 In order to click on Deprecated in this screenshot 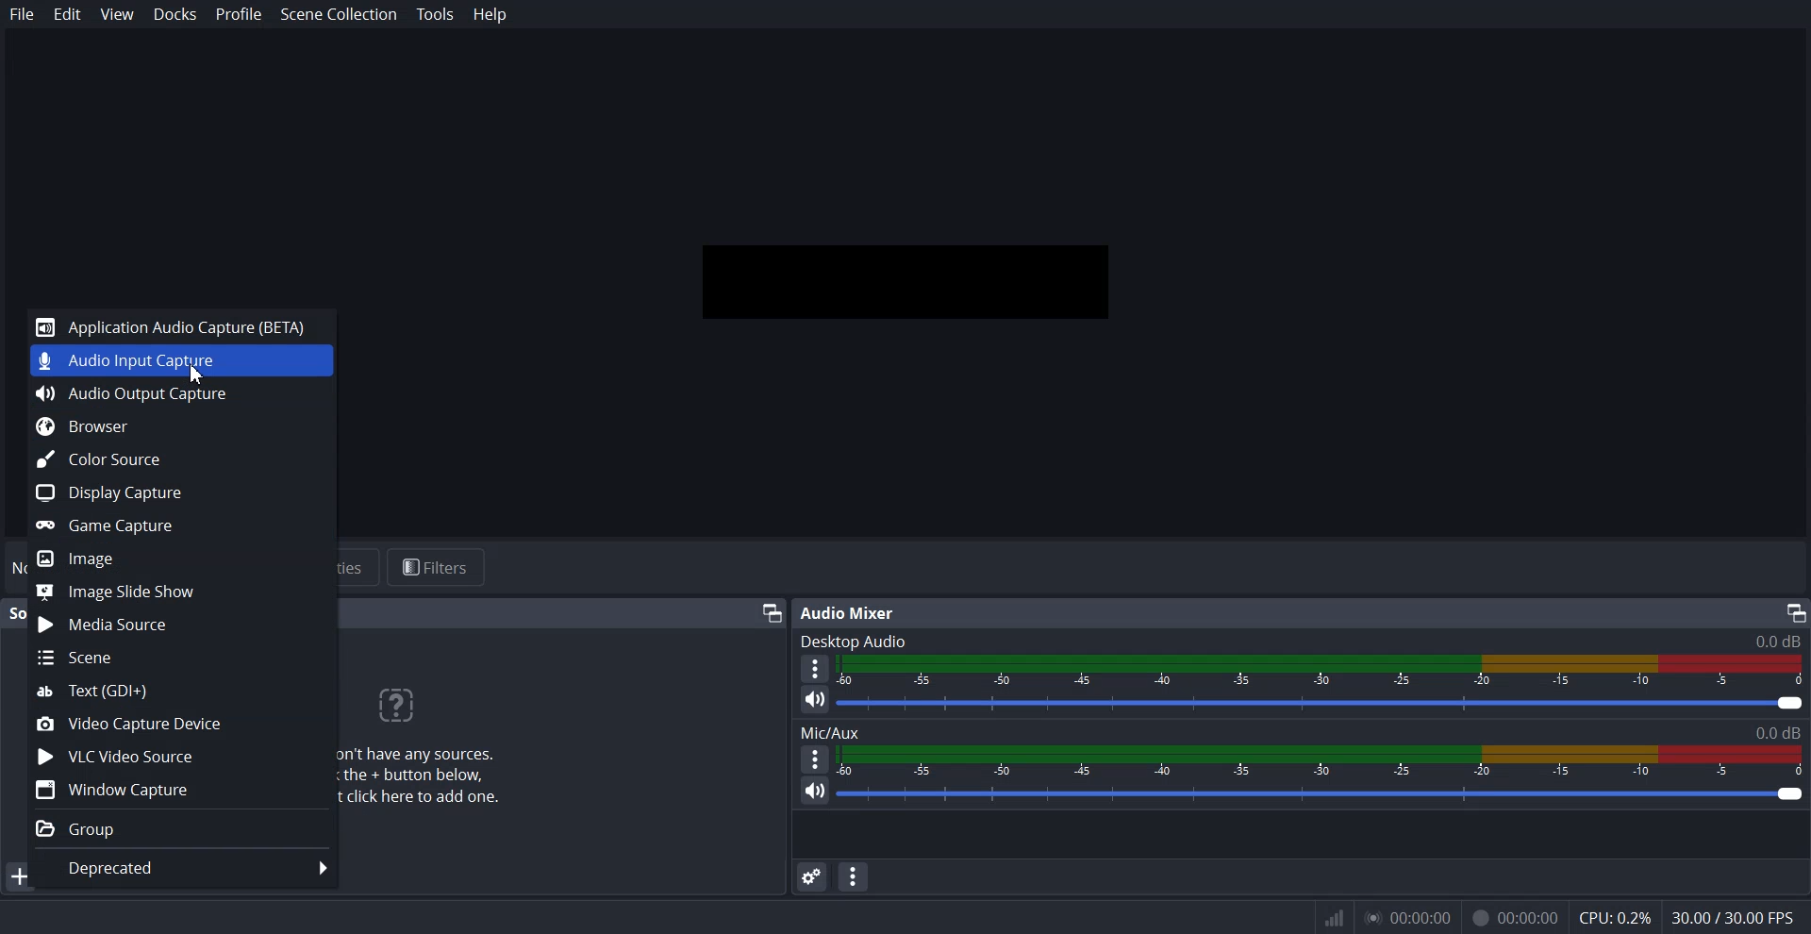, I will do `click(201, 871)`.